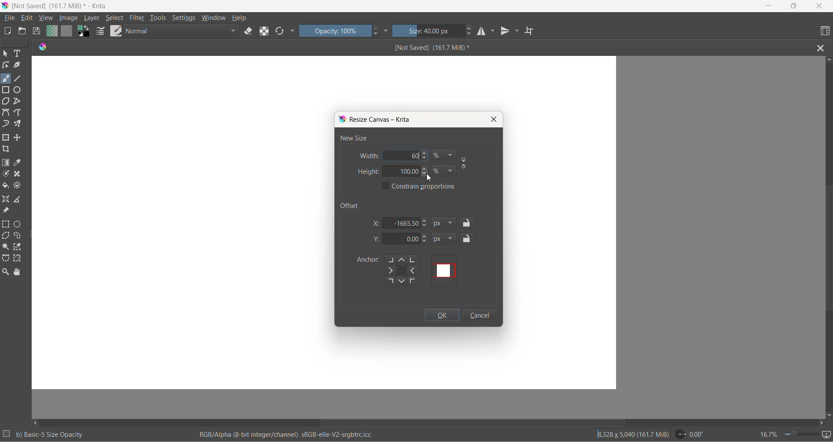  I want to click on Cursor on image, so click(71, 18).